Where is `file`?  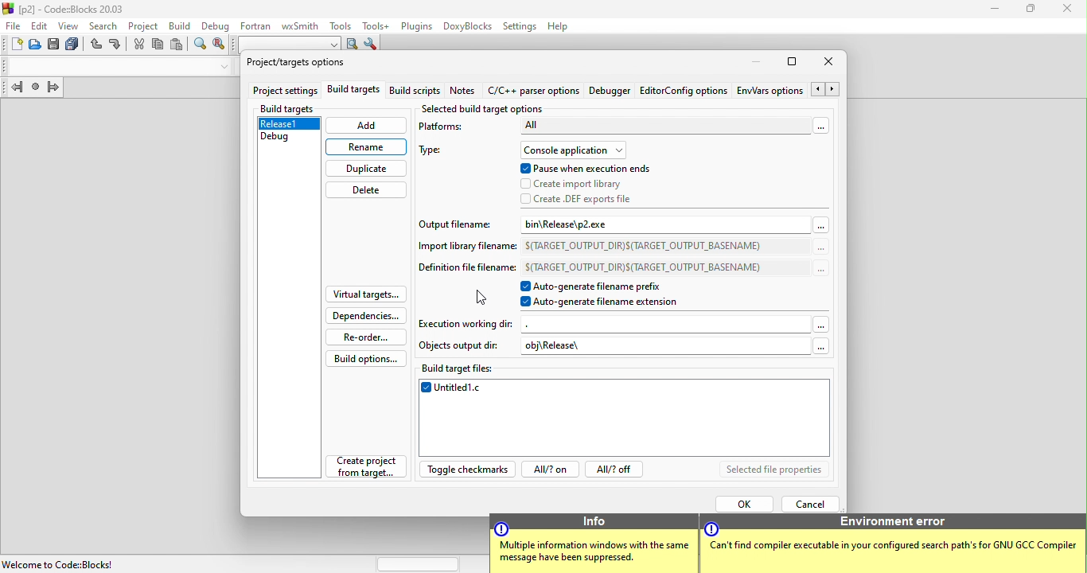
file is located at coordinates (12, 26).